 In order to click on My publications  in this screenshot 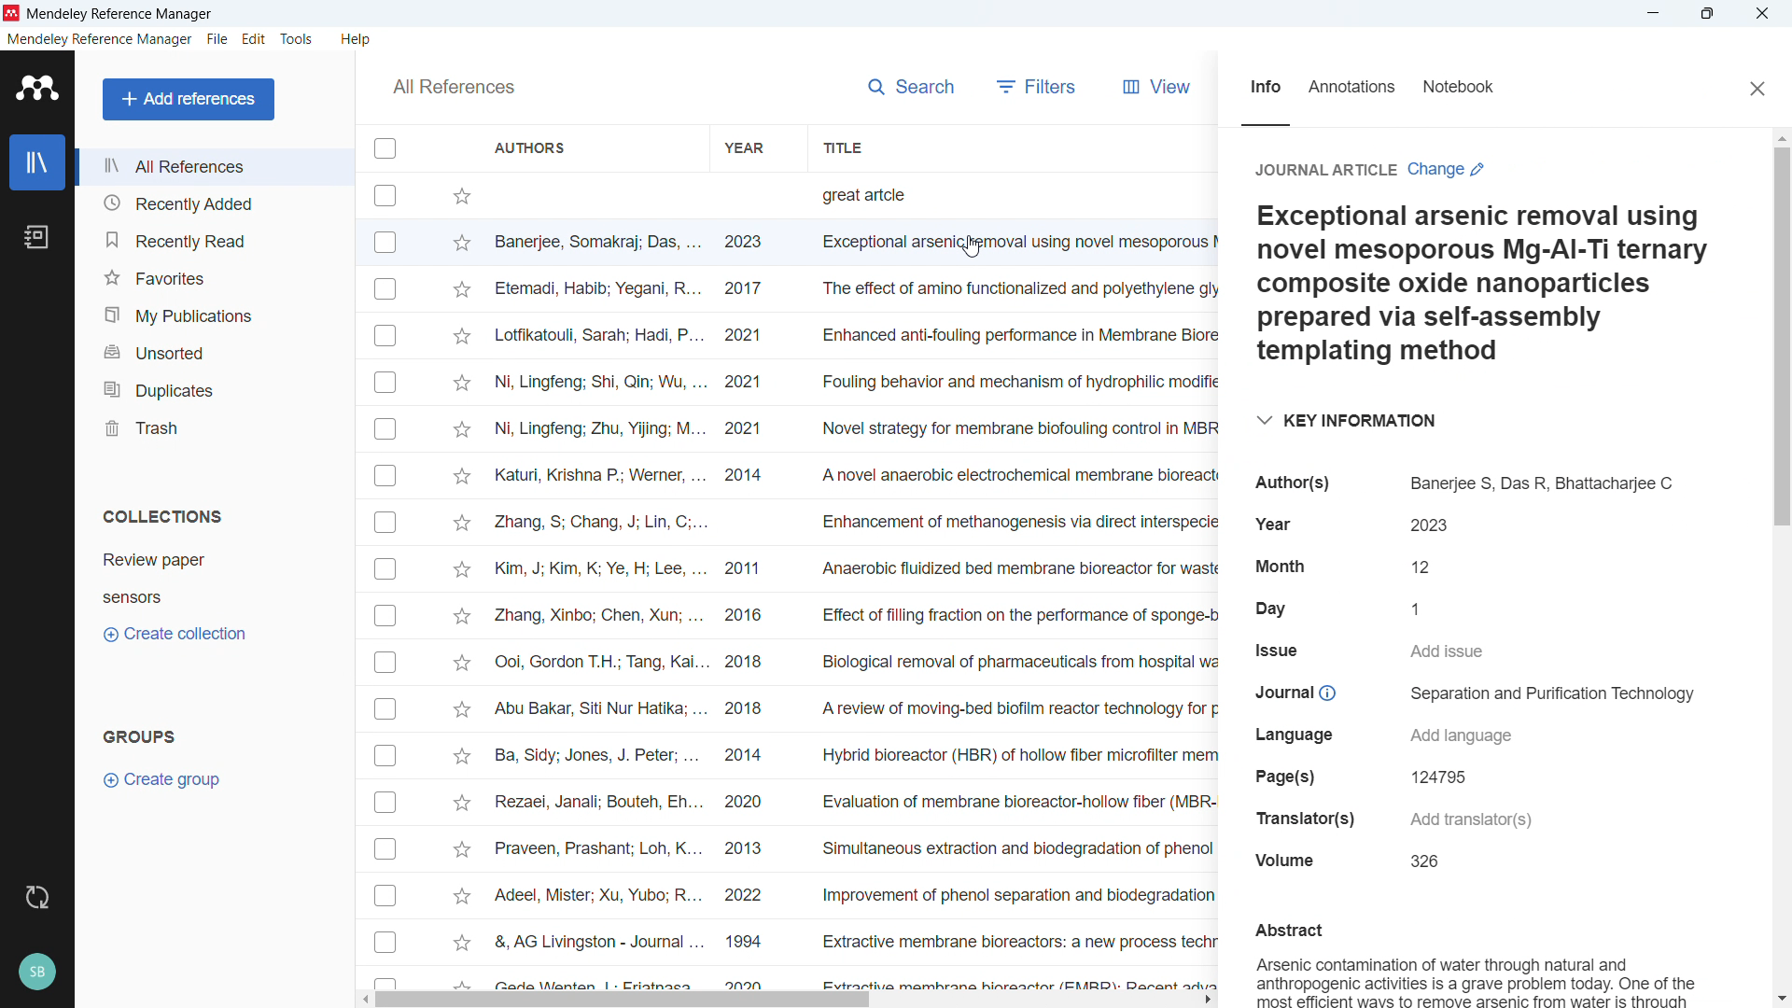, I will do `click(214, 314)`.